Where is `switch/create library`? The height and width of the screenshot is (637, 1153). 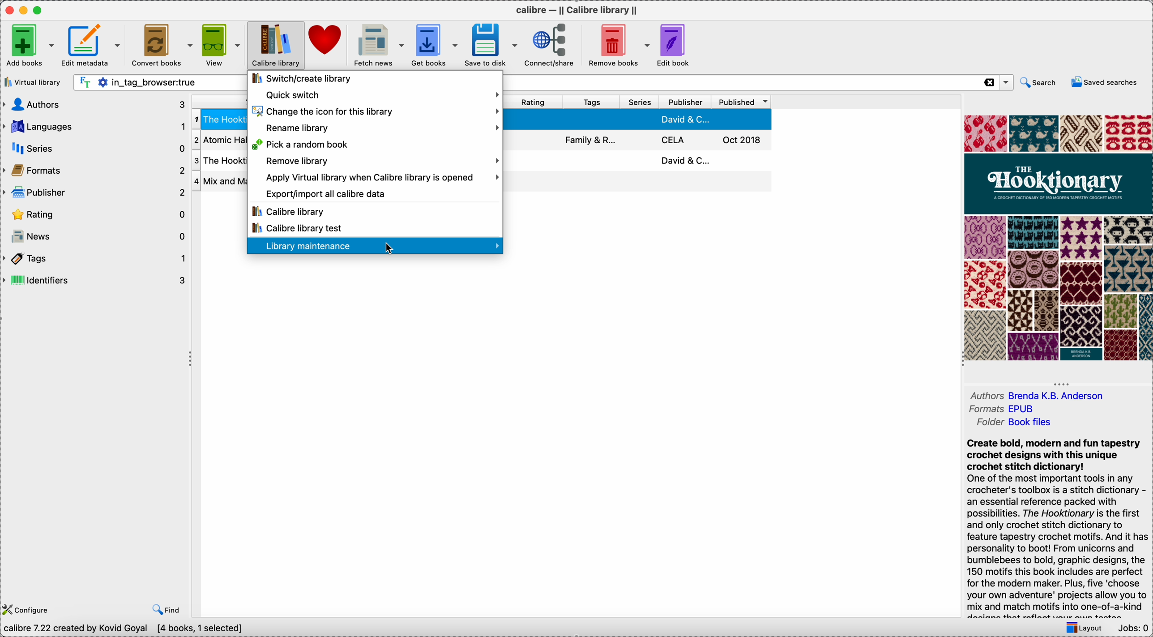 switch/create library is located at coordinates (305, 79).